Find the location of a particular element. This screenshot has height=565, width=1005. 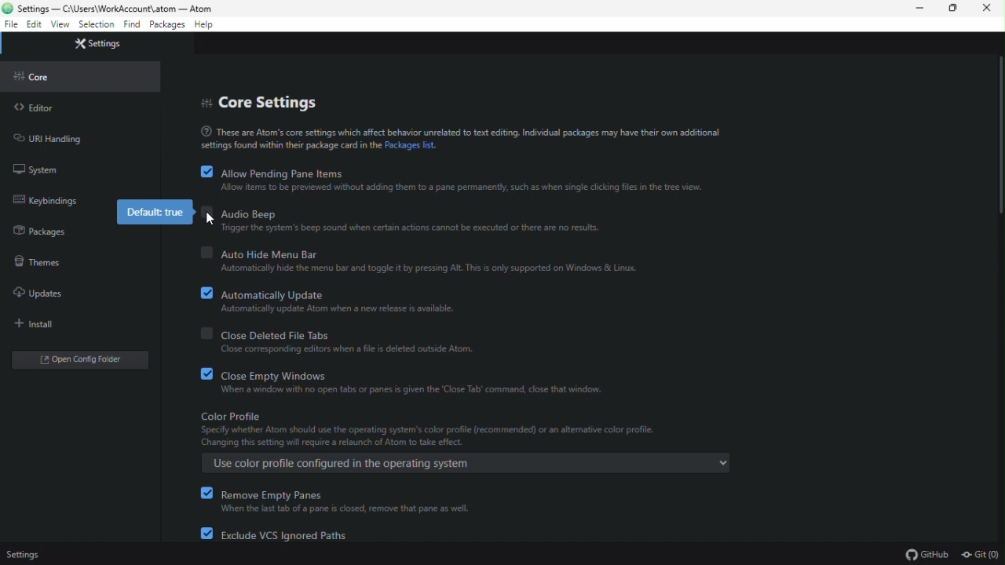

allow pending pane items is located at coordinates (272, 173).